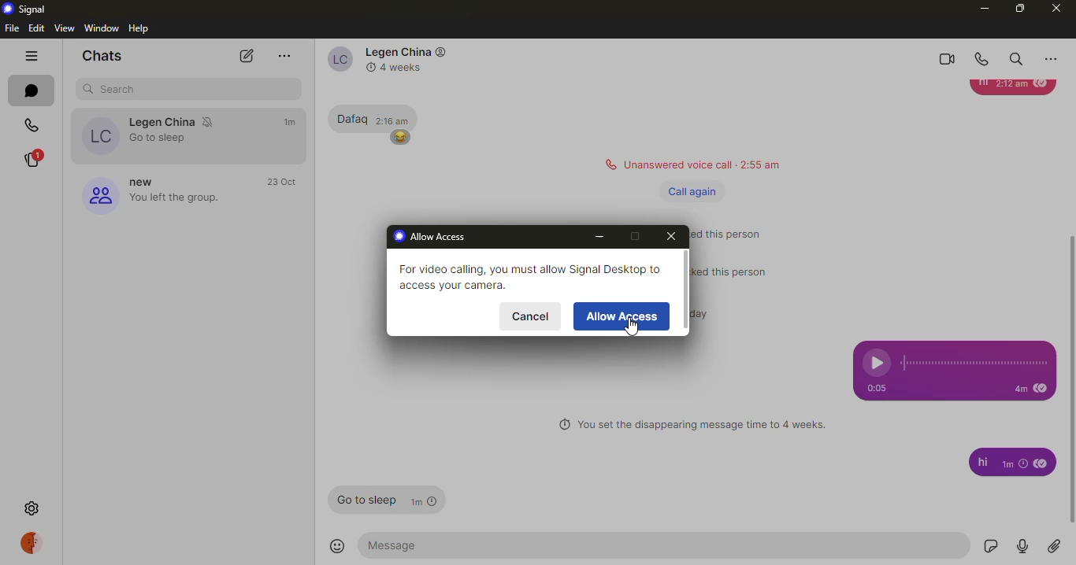 This screenshot has width=1076, height=565. I want to click on status message, so click(735, 271).